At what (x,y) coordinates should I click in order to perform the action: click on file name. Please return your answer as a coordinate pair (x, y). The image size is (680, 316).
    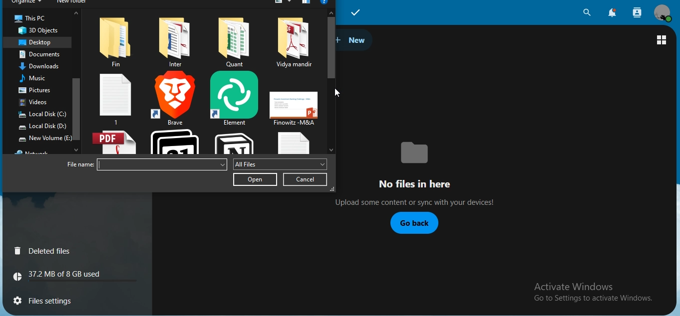
    Looking at the image, I should click on (77, 165).